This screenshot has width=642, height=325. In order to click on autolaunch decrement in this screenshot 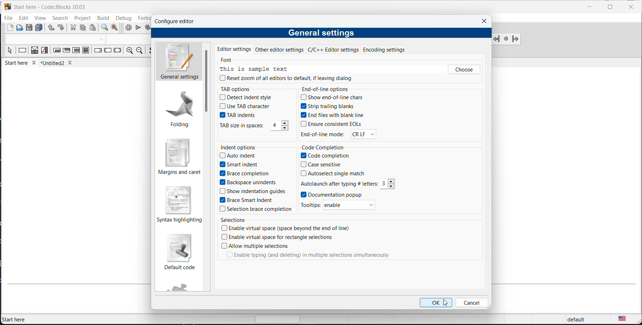, I will do `click(394, 186)`.